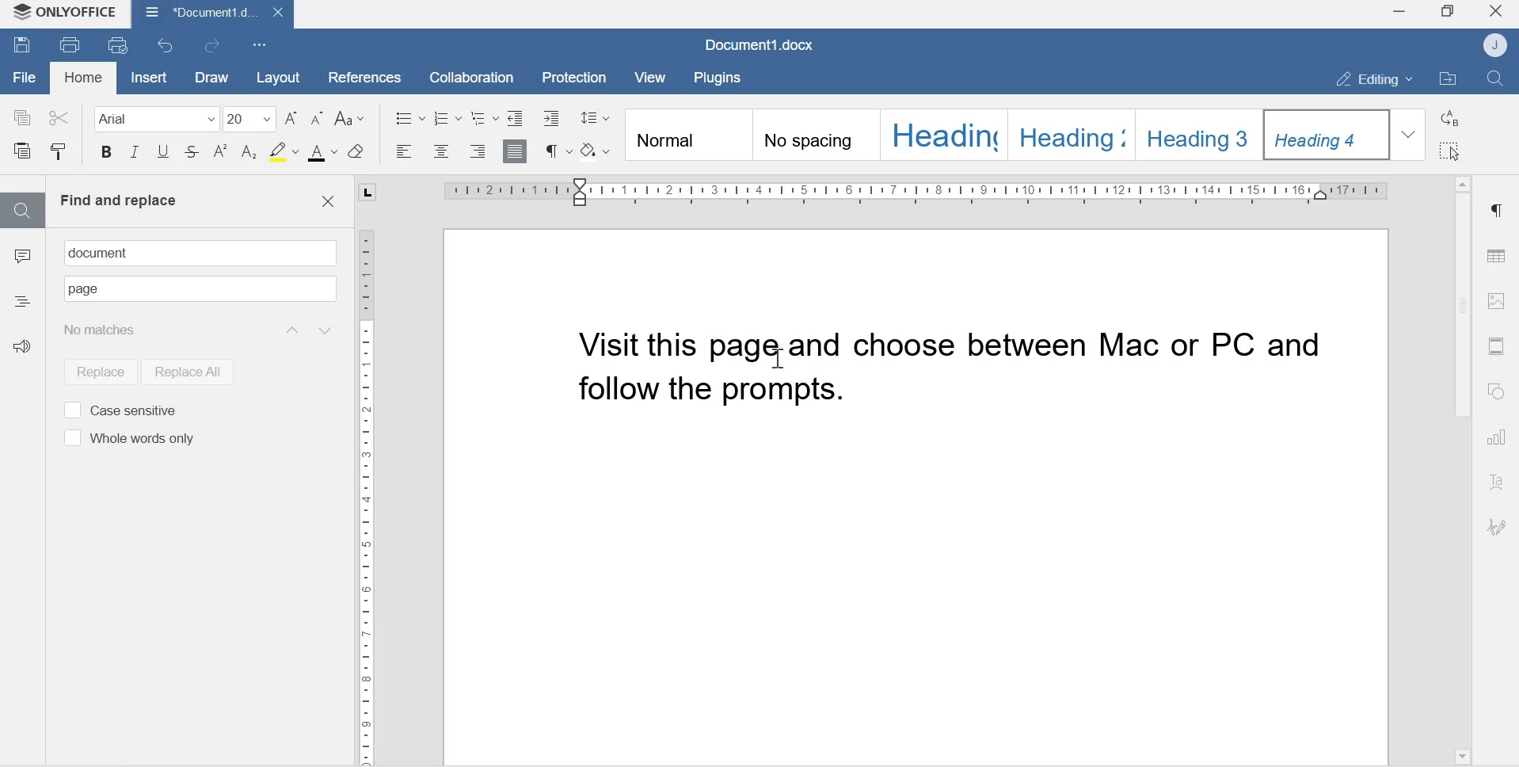 This screenshot has height=767, width=1519. Describe the element at coordinates (293, 118) in the screenshot. I see `Increment font size` at that location.